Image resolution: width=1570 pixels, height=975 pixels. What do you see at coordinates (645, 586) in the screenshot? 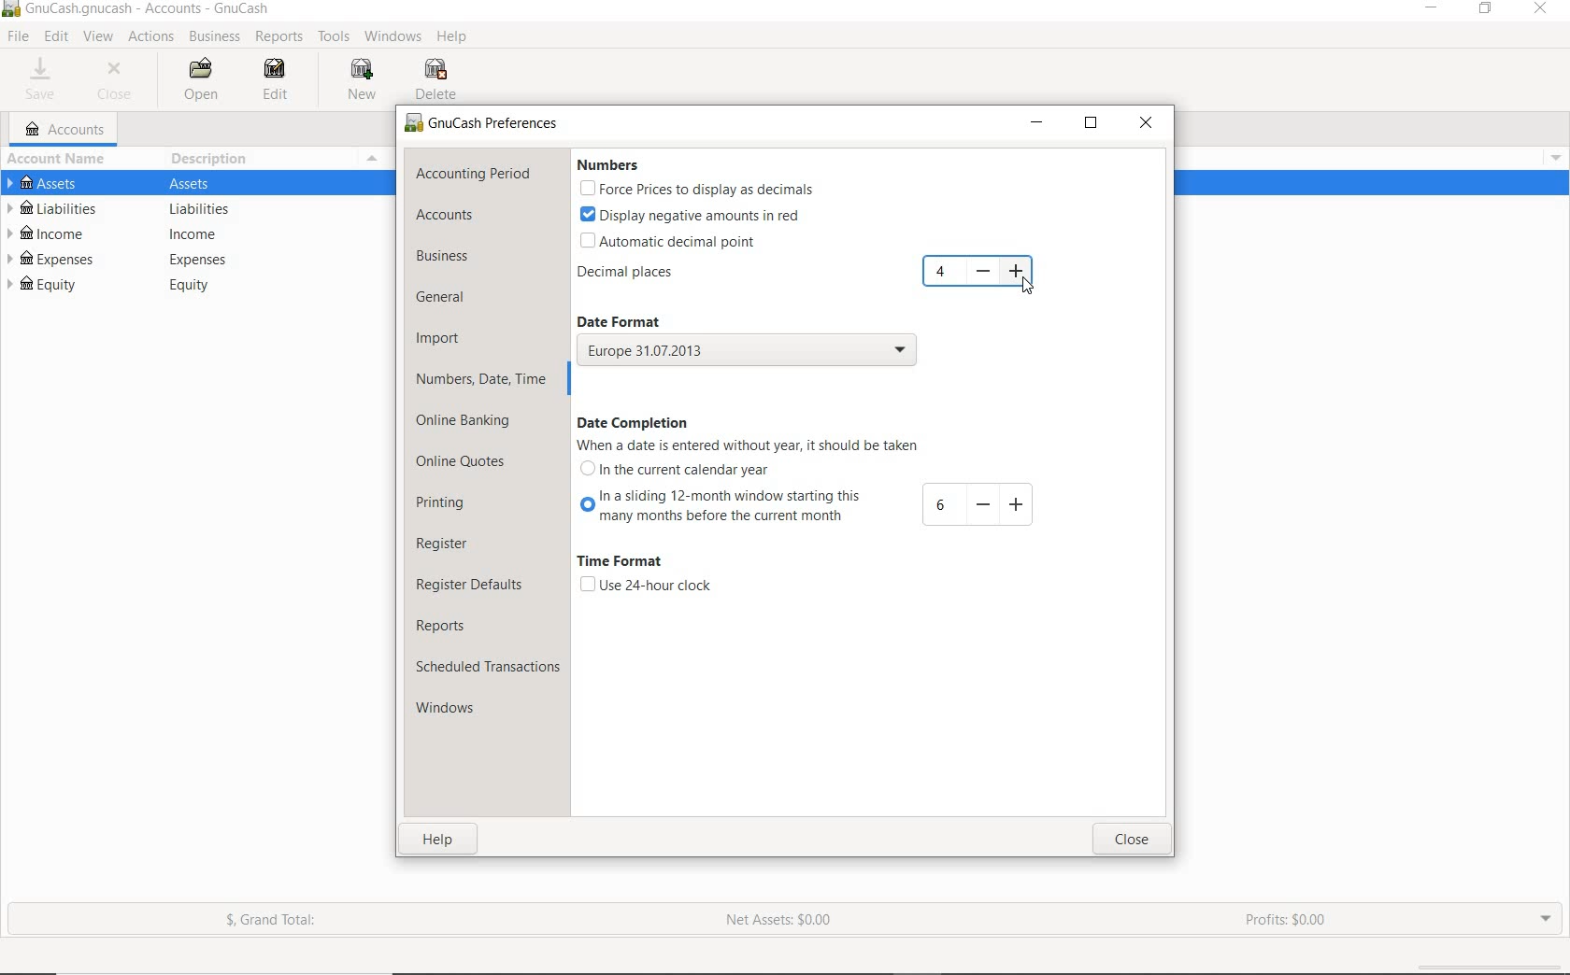
I see `24-hour clock` at bounding box center [645, 586].